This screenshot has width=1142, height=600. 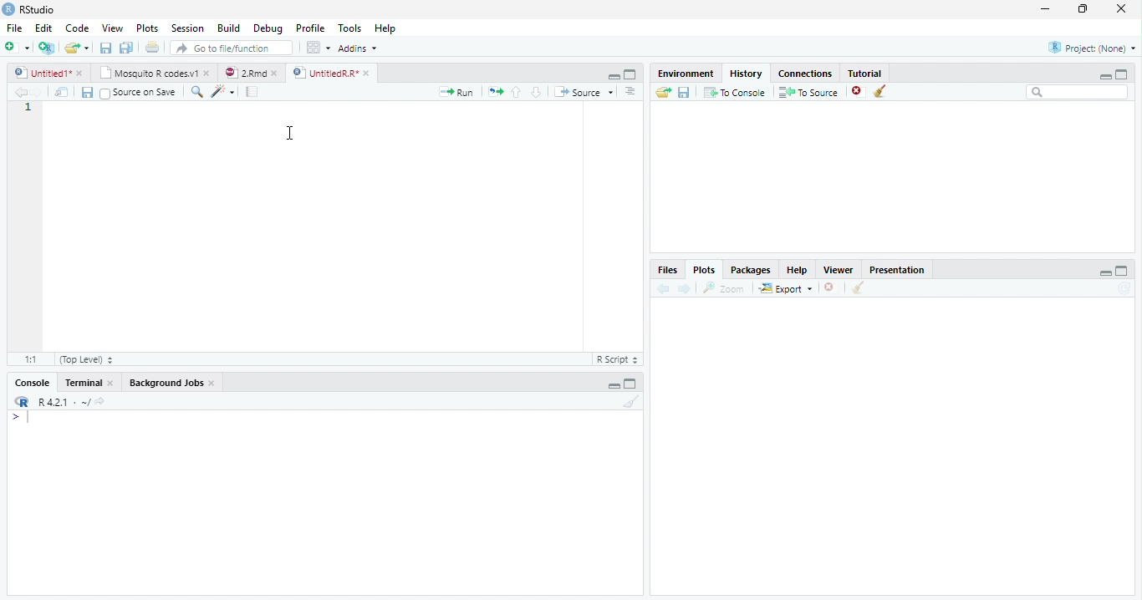 I want to click on Edit, so click(x=44, y=28).